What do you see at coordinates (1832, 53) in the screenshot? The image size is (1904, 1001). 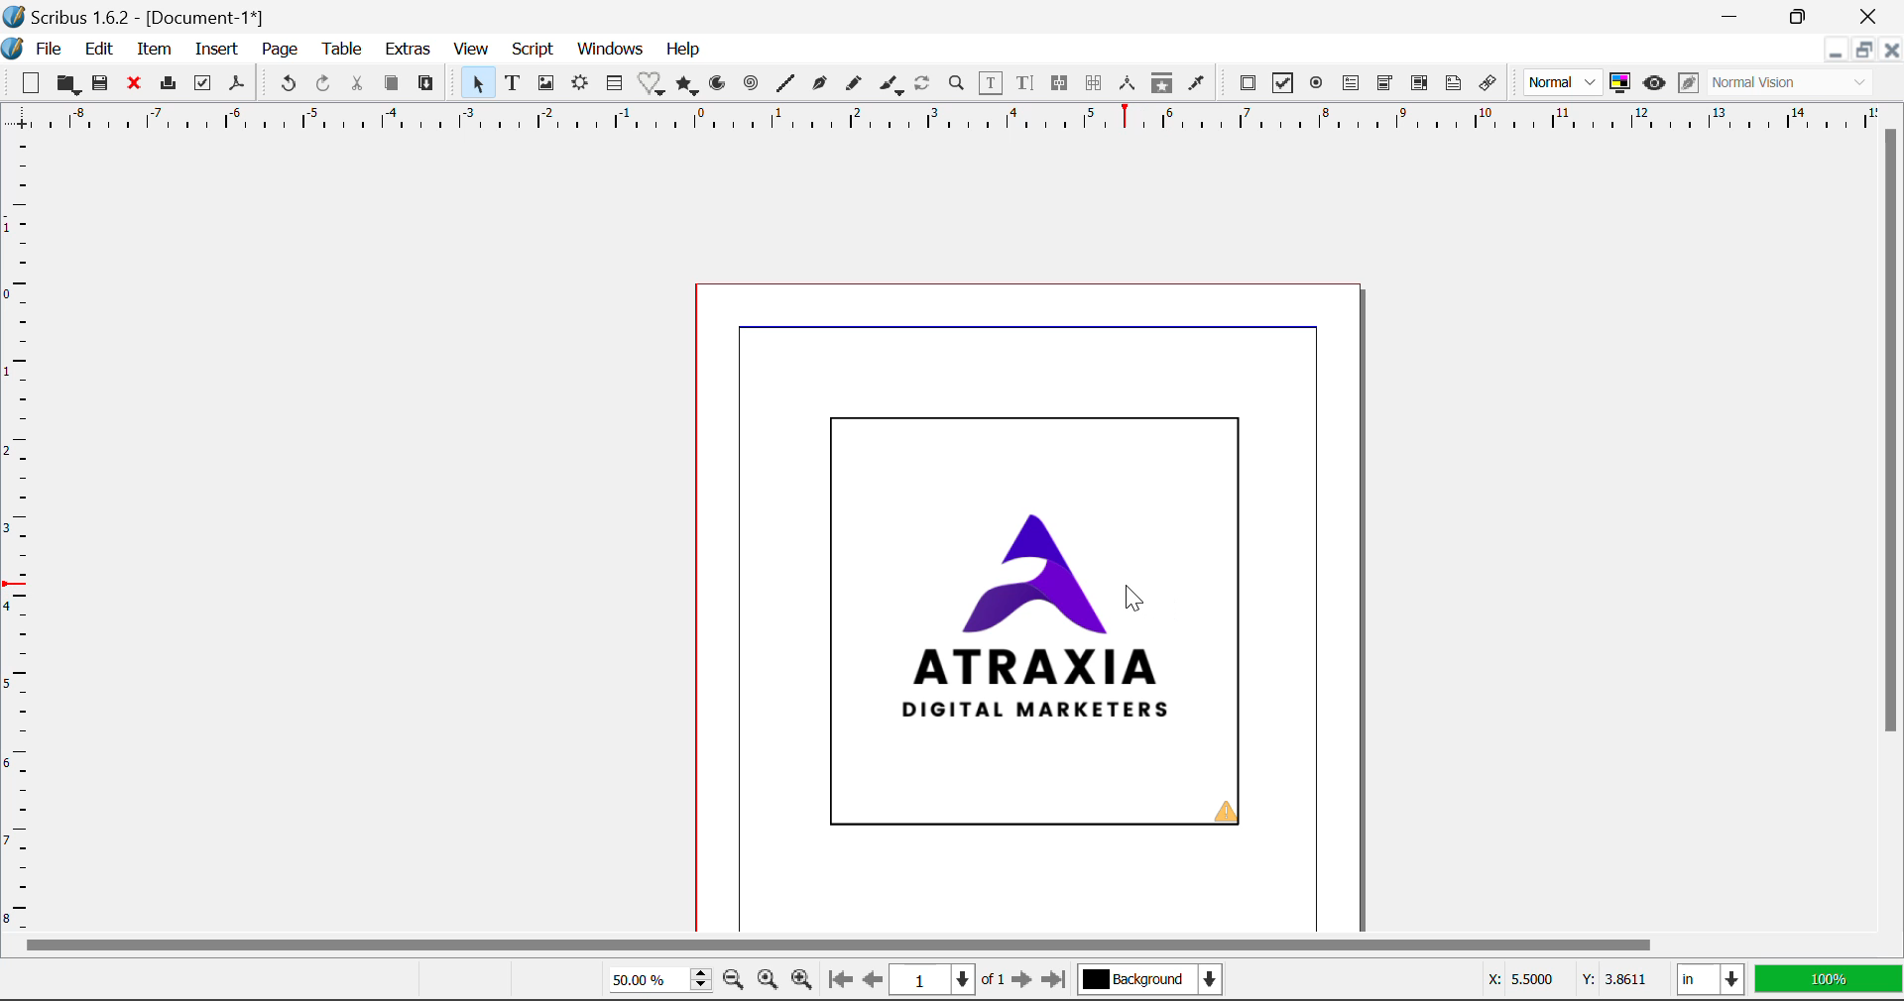 I see `Restore Down` at bounding box center [1832, 53].